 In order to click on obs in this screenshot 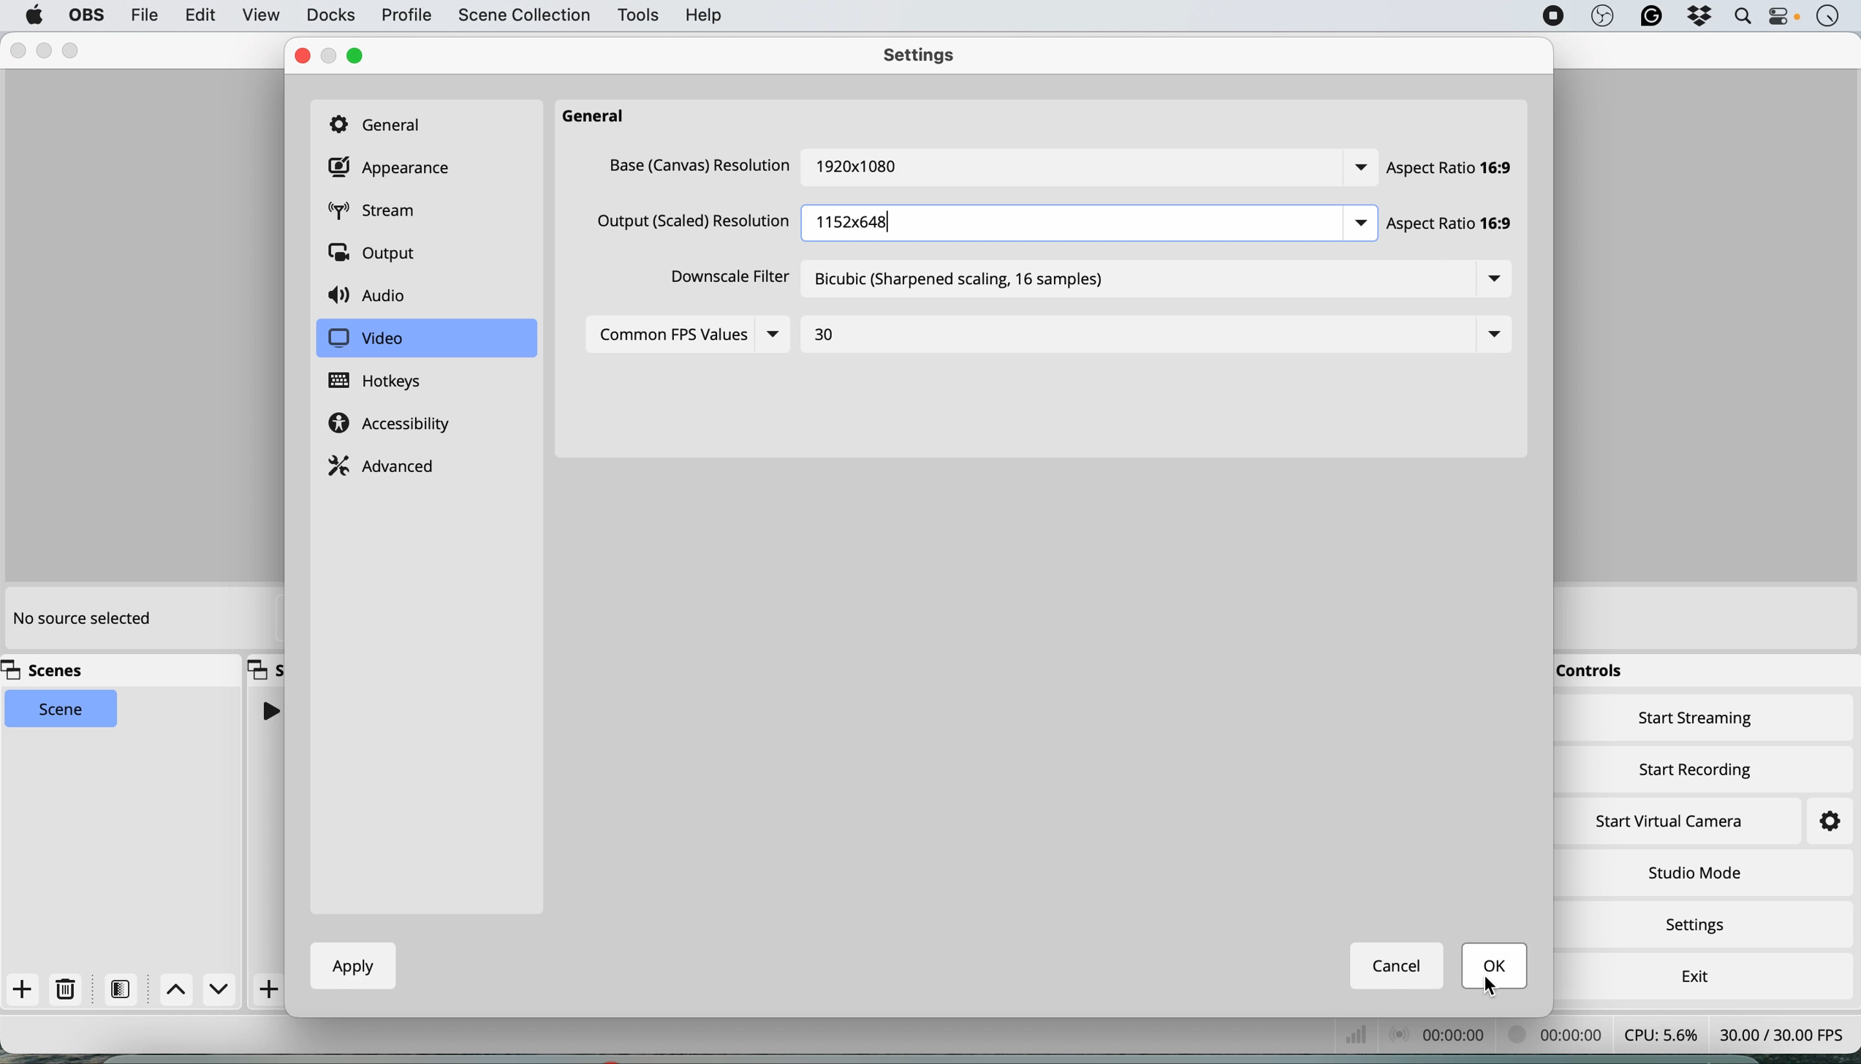, I will do `click(1603, 17)`.